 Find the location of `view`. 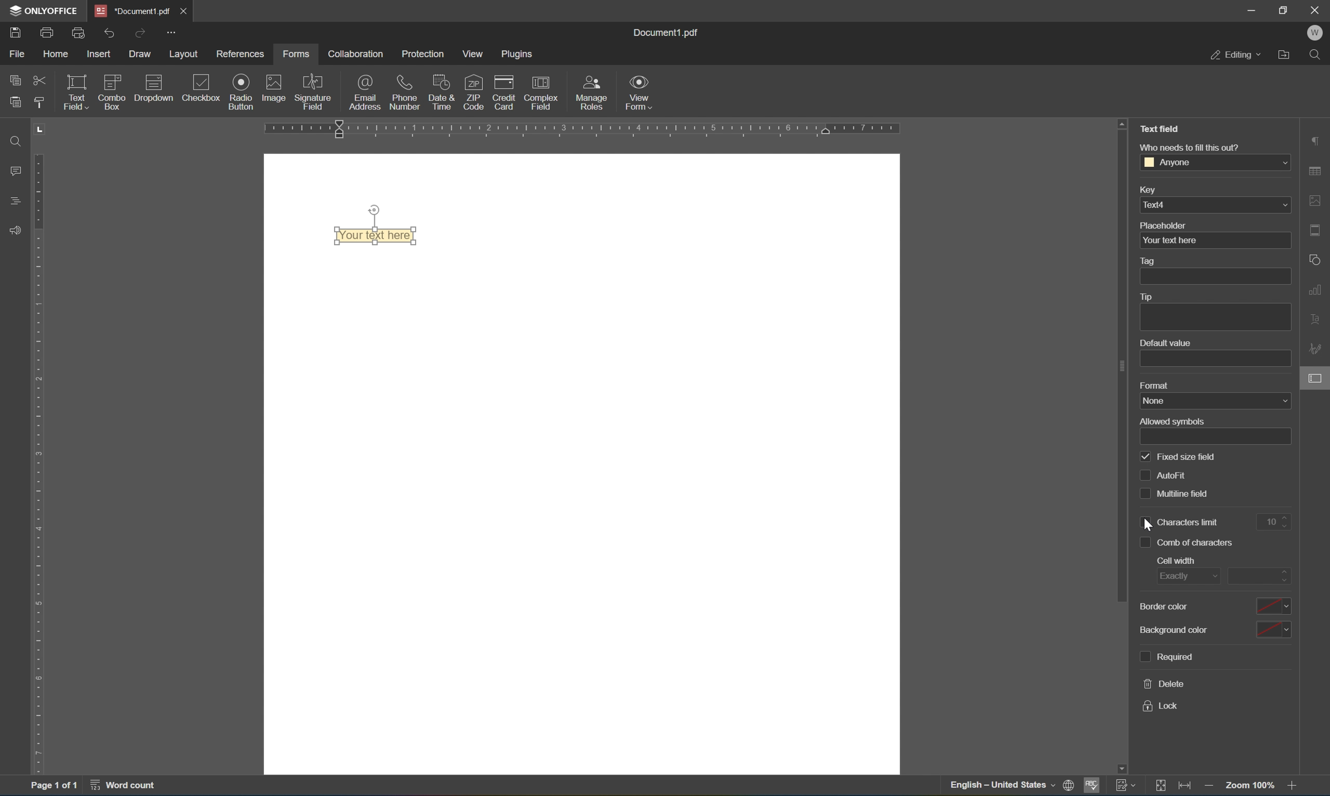

view is located at coordinates (471, 51).